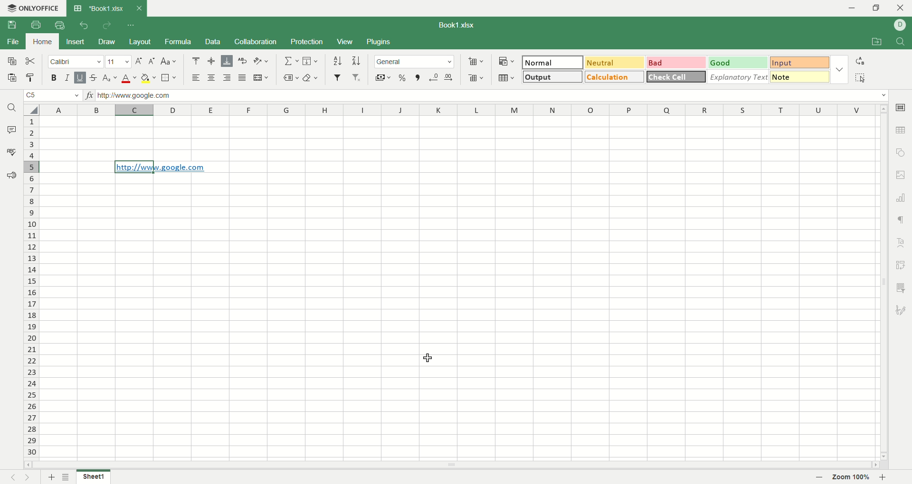 The image size is (912, 484). I want to click on justified, so click(244, 78).